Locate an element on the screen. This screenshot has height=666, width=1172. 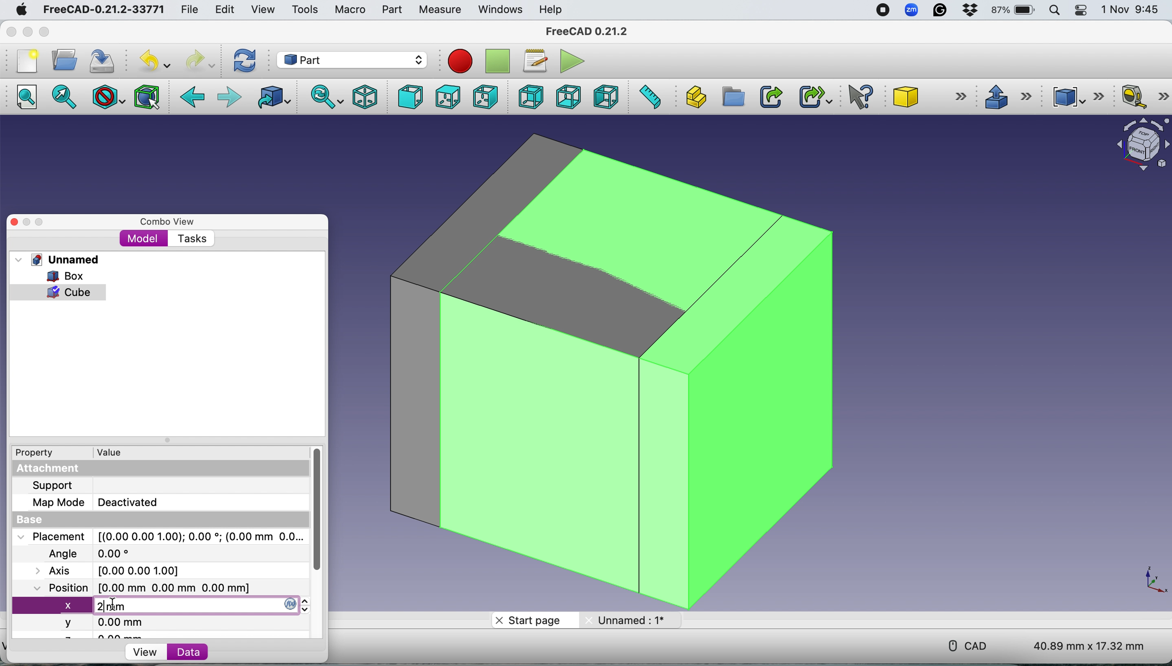
cube selected is located at coordinates (63, 293).